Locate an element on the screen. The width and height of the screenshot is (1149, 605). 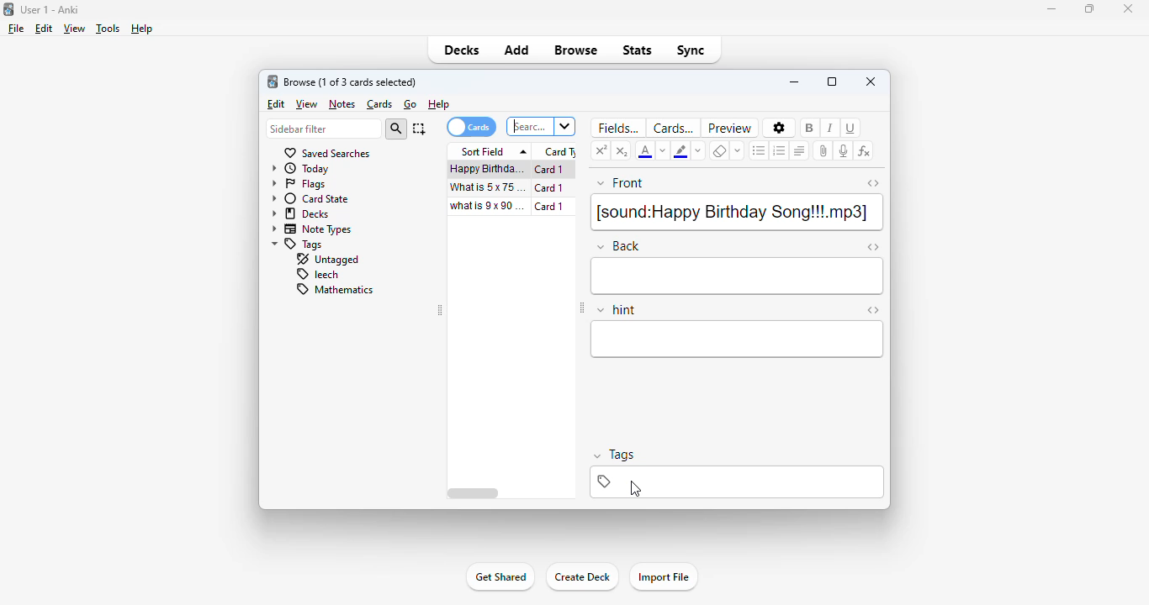
unordered list is located at coordinates (760, 150).